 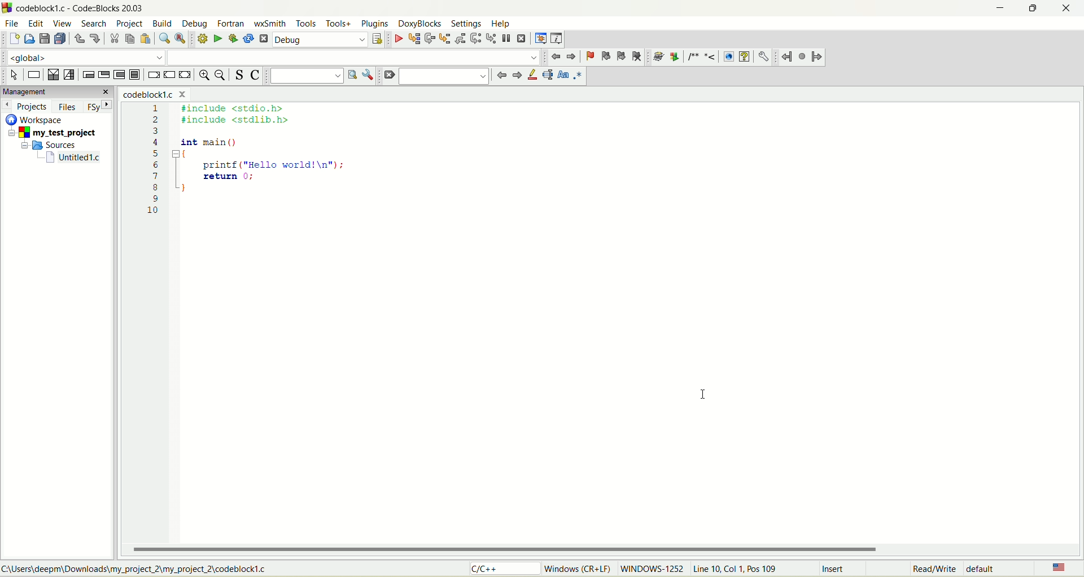 I want to click on help, so click(x=501, y=24).